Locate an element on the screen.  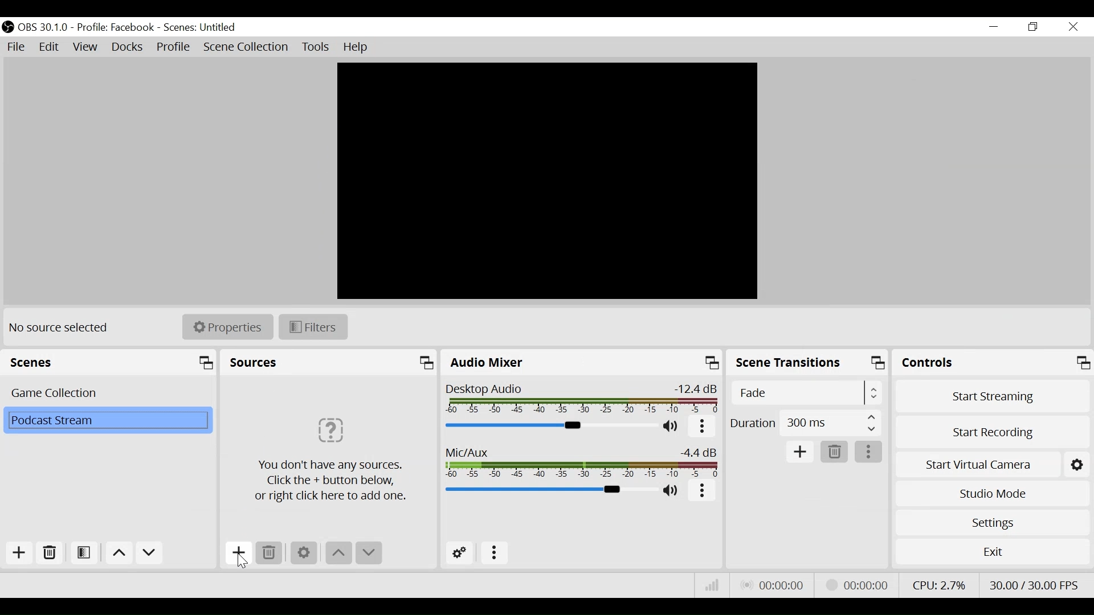
Move up is located at coordinates (118, 553).